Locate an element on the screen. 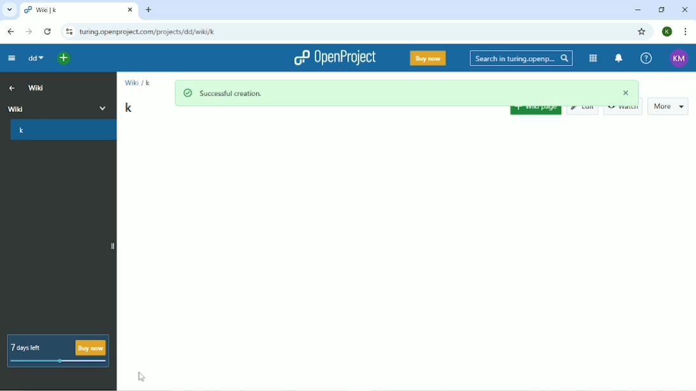 The width and height of the screenshot is (696, 391). dd is located at coordinates (35, 59).